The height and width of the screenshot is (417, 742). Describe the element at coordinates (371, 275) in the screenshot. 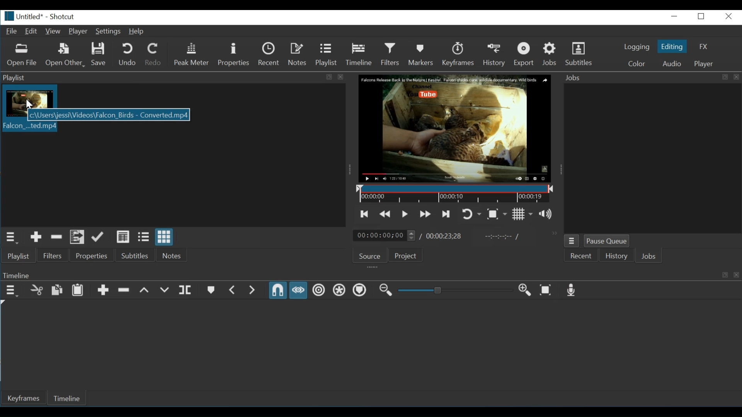

I see `Timeline Panel` at that location.